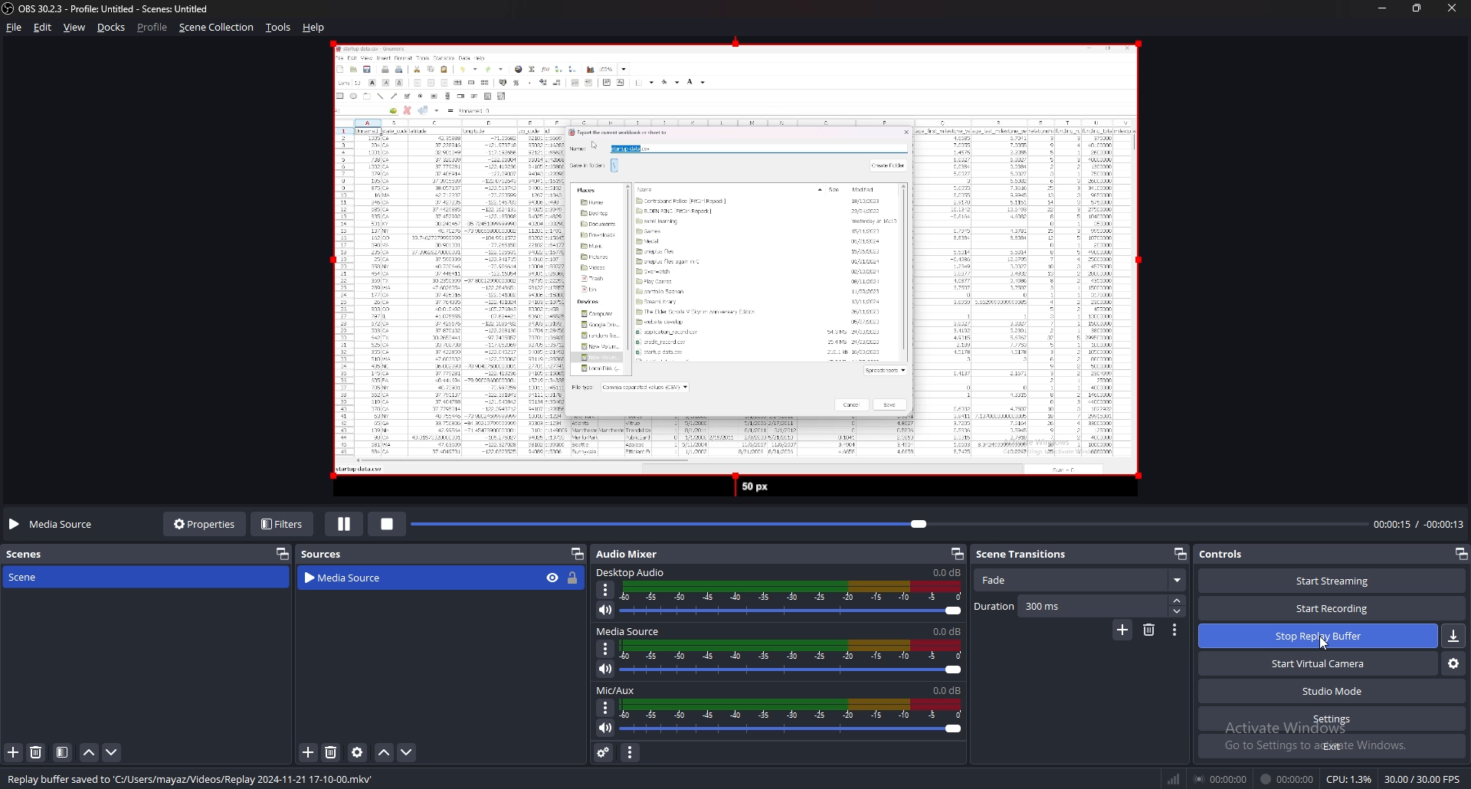 The image size is (1471, 789). What do you see at coordinates (1288, 779) in the screenshot?
I see `00:00:00` at bounding box center [1288, 779].